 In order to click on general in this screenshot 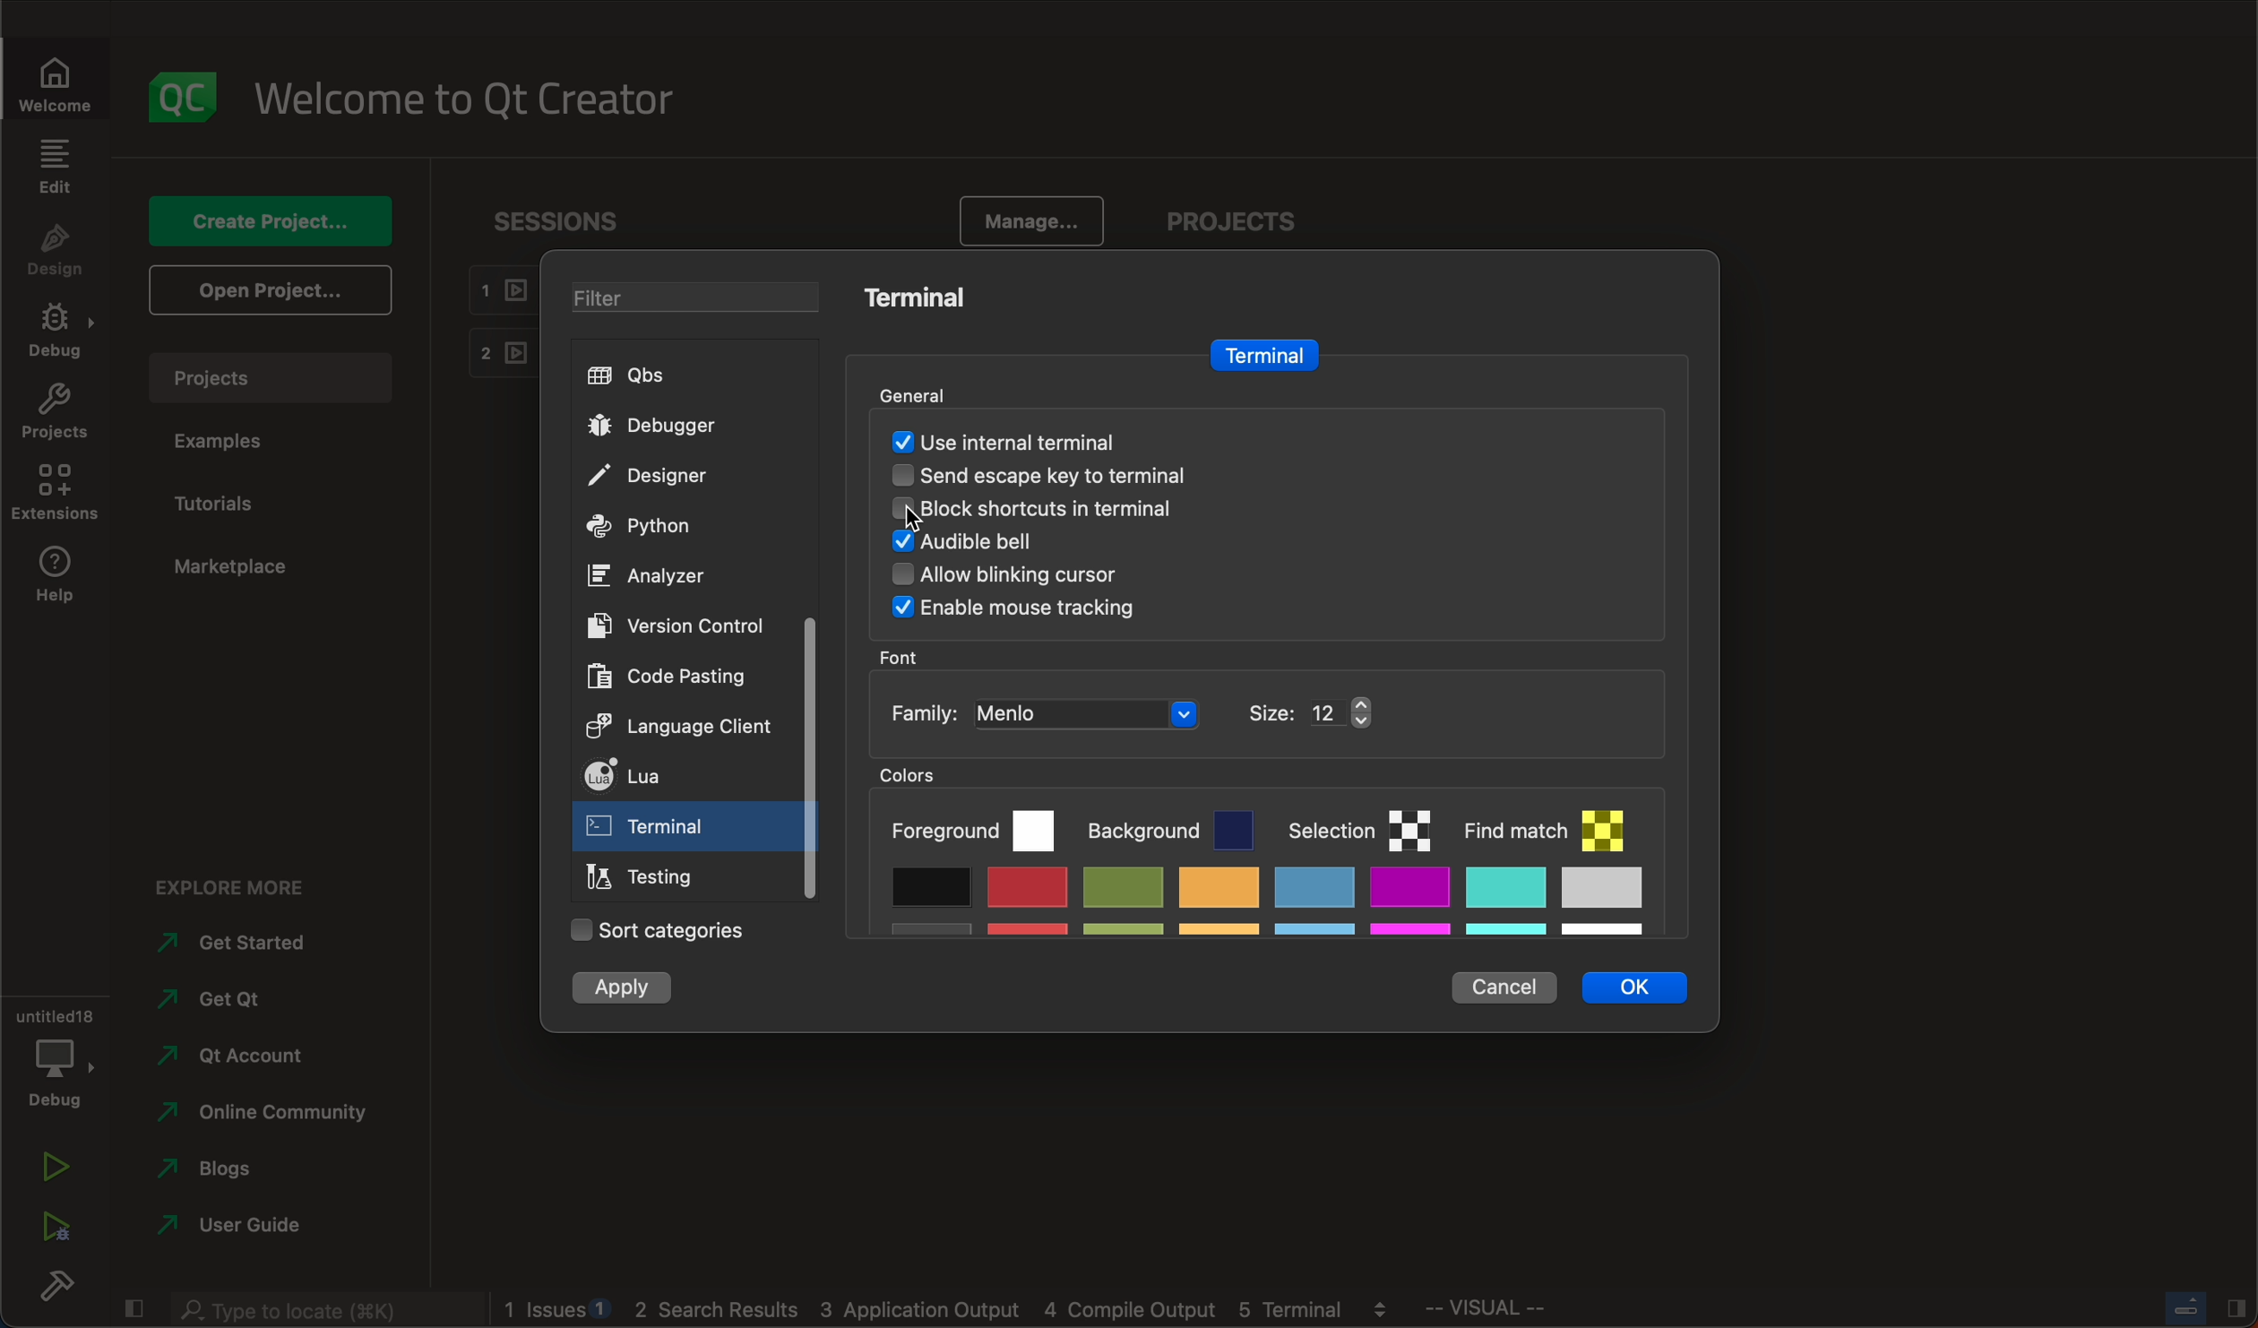, I will do `click(927, 387)`.